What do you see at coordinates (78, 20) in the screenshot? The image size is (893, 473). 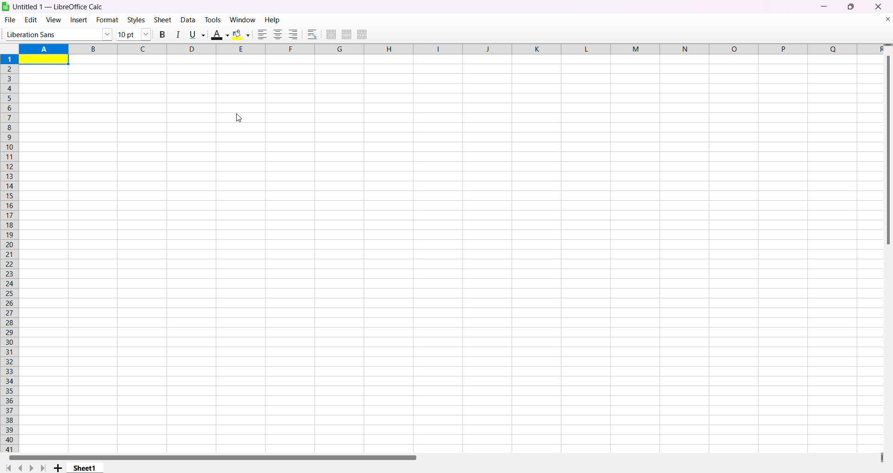 I see `insert` at bounding box center [78, 20].